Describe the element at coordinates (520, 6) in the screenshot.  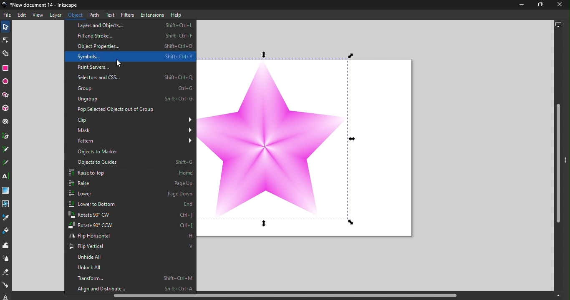
I see `Minimize` at that location.